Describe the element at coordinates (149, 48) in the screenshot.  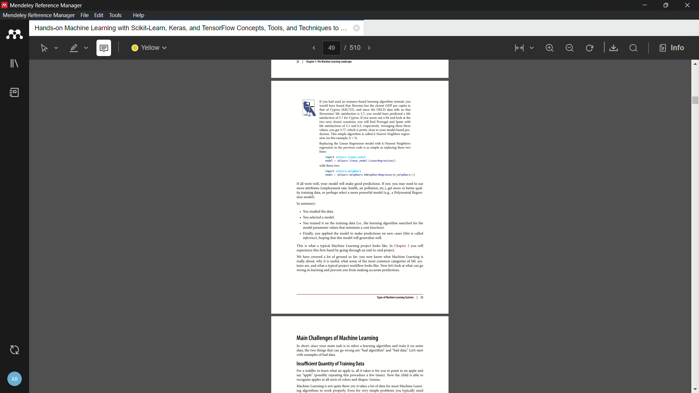
I see `text highlight color` at that location.